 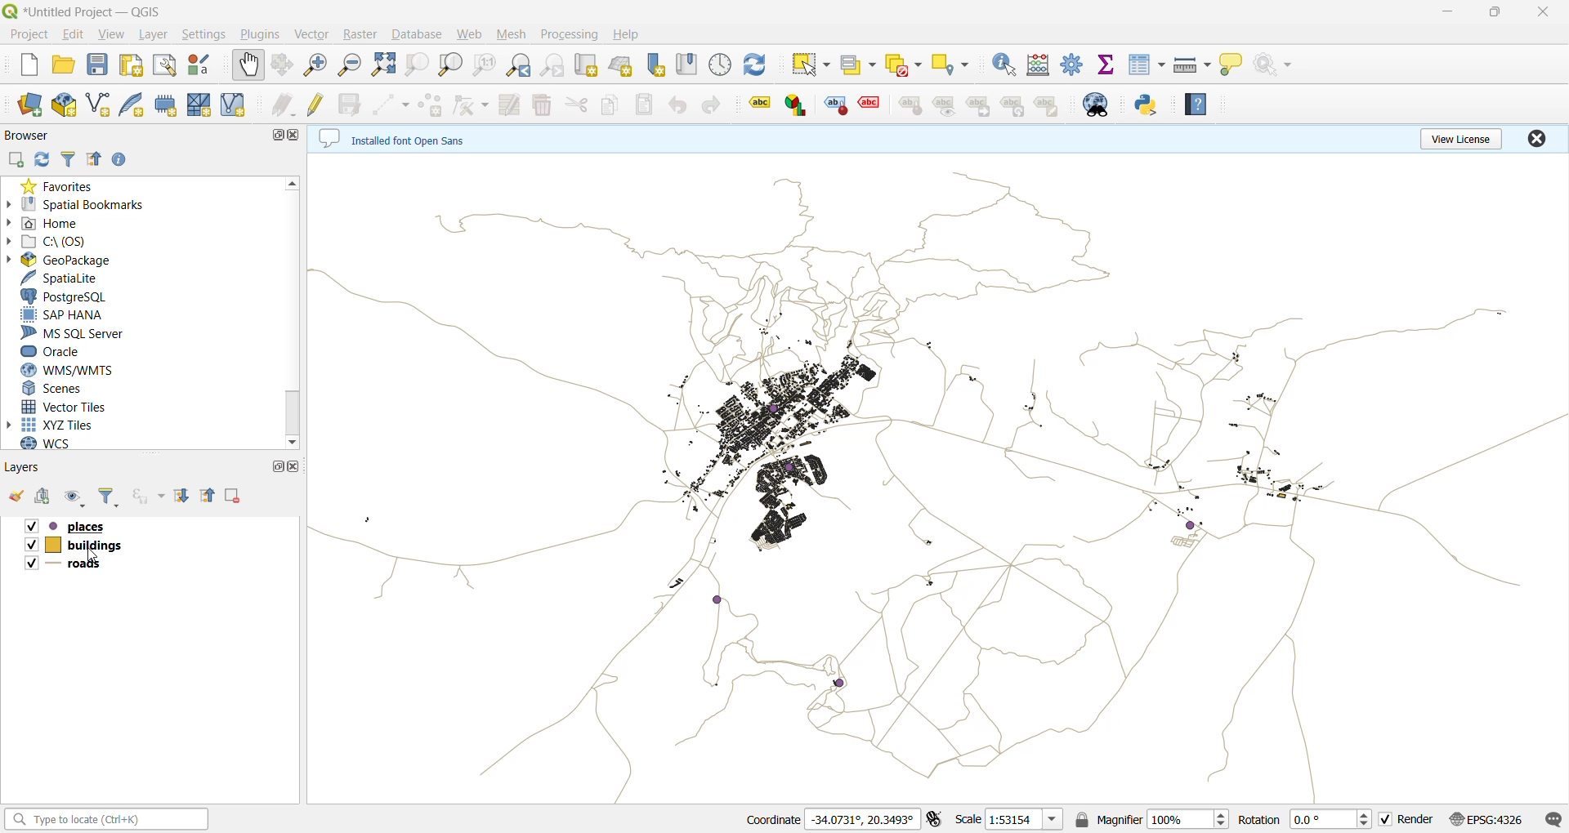 I want to click on sap  hana, so click(x=63, y=316).